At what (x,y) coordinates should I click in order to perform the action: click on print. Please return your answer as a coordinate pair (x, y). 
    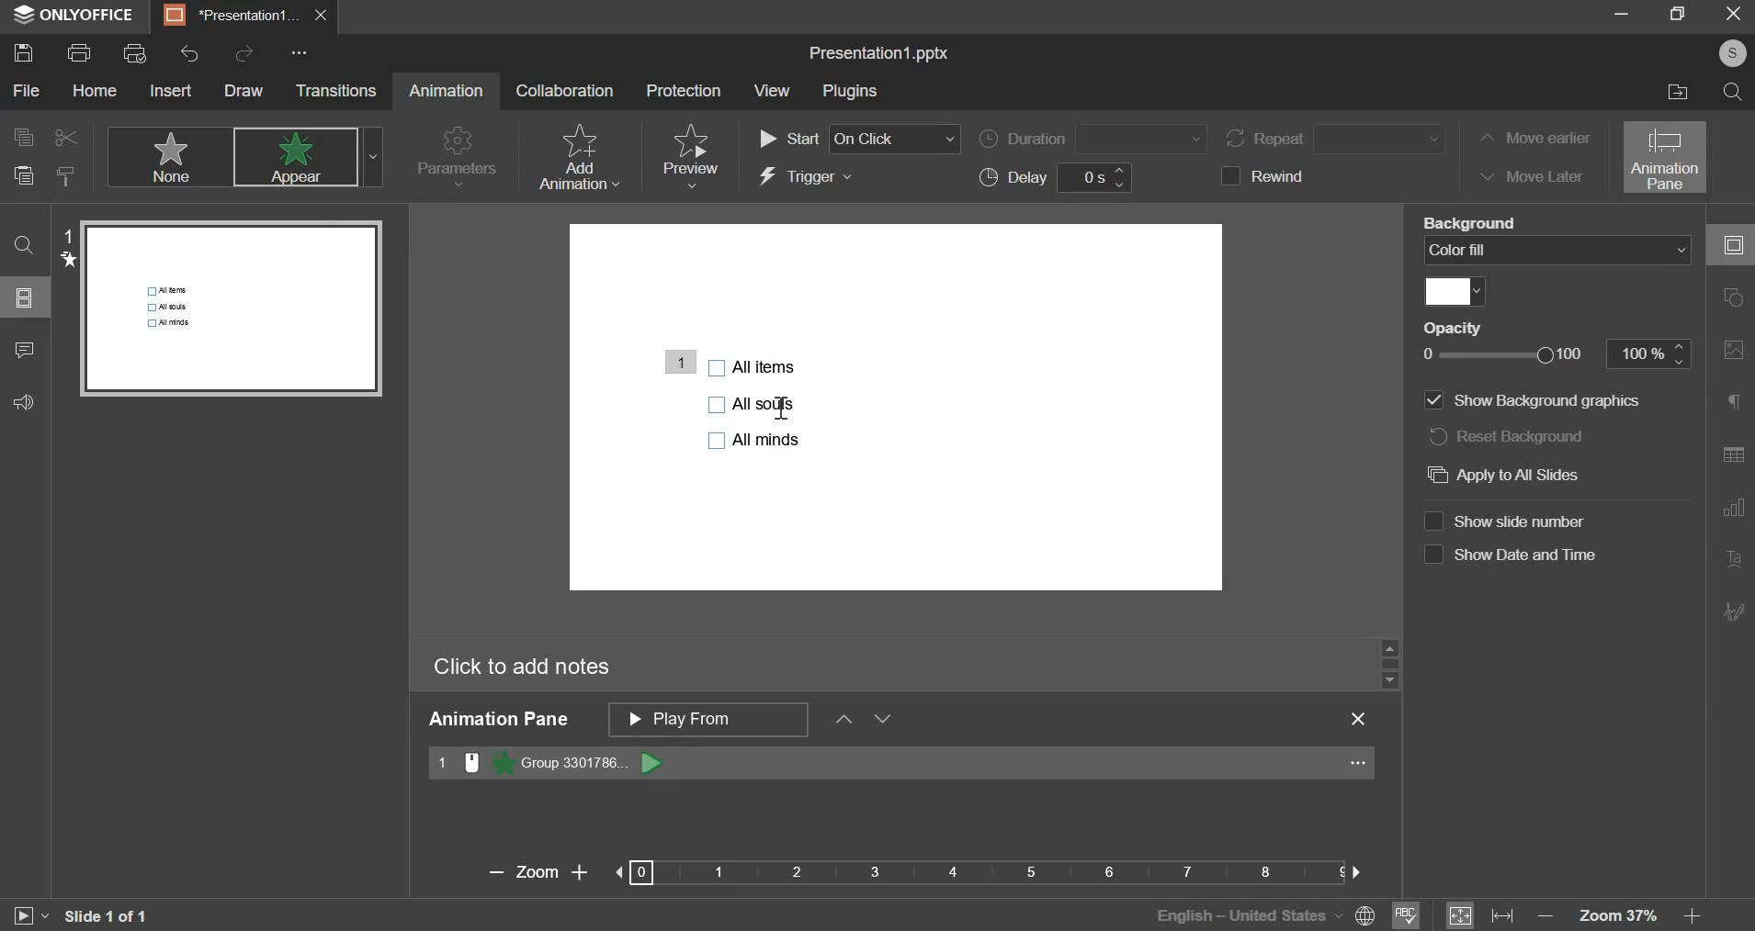
    Looking at the image, I should click on (79, 51).